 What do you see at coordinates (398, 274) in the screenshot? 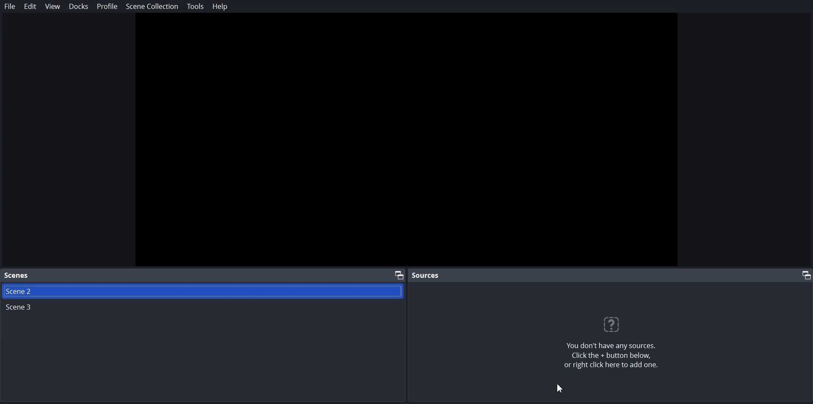
I see `Maximize` at bounding box center [398, 274].